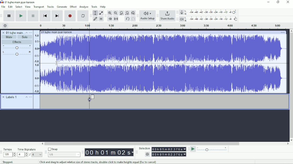 The image size is (293, 164). I want to click on Title, so click(18, 2).